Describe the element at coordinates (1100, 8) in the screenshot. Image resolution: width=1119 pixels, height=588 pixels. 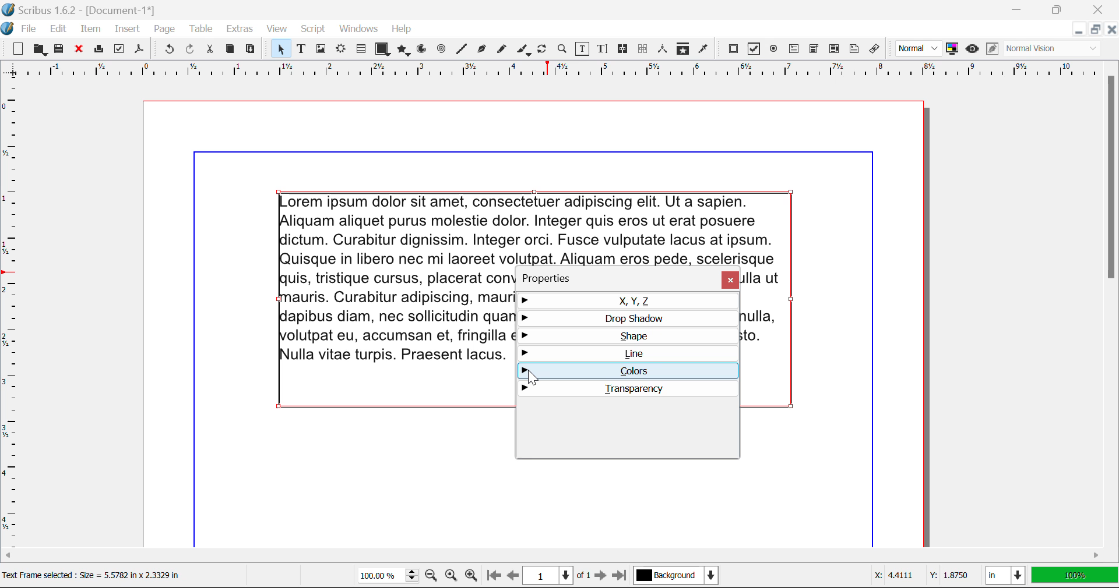
I see `Close` at that location.